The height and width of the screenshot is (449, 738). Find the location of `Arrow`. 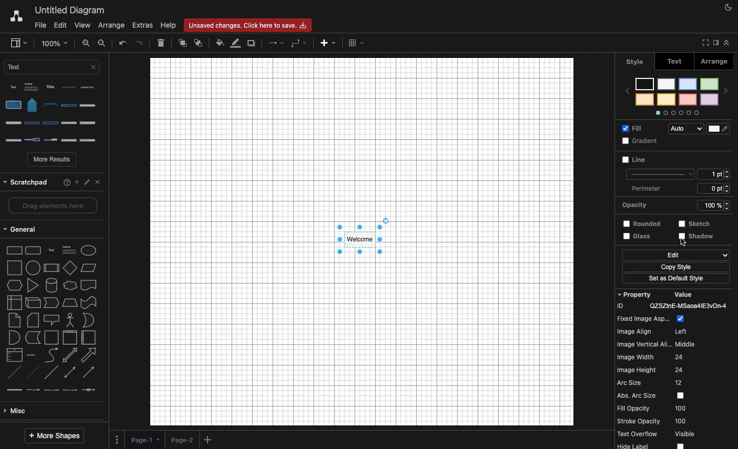

Arrow is located at coordinates (277, 43).